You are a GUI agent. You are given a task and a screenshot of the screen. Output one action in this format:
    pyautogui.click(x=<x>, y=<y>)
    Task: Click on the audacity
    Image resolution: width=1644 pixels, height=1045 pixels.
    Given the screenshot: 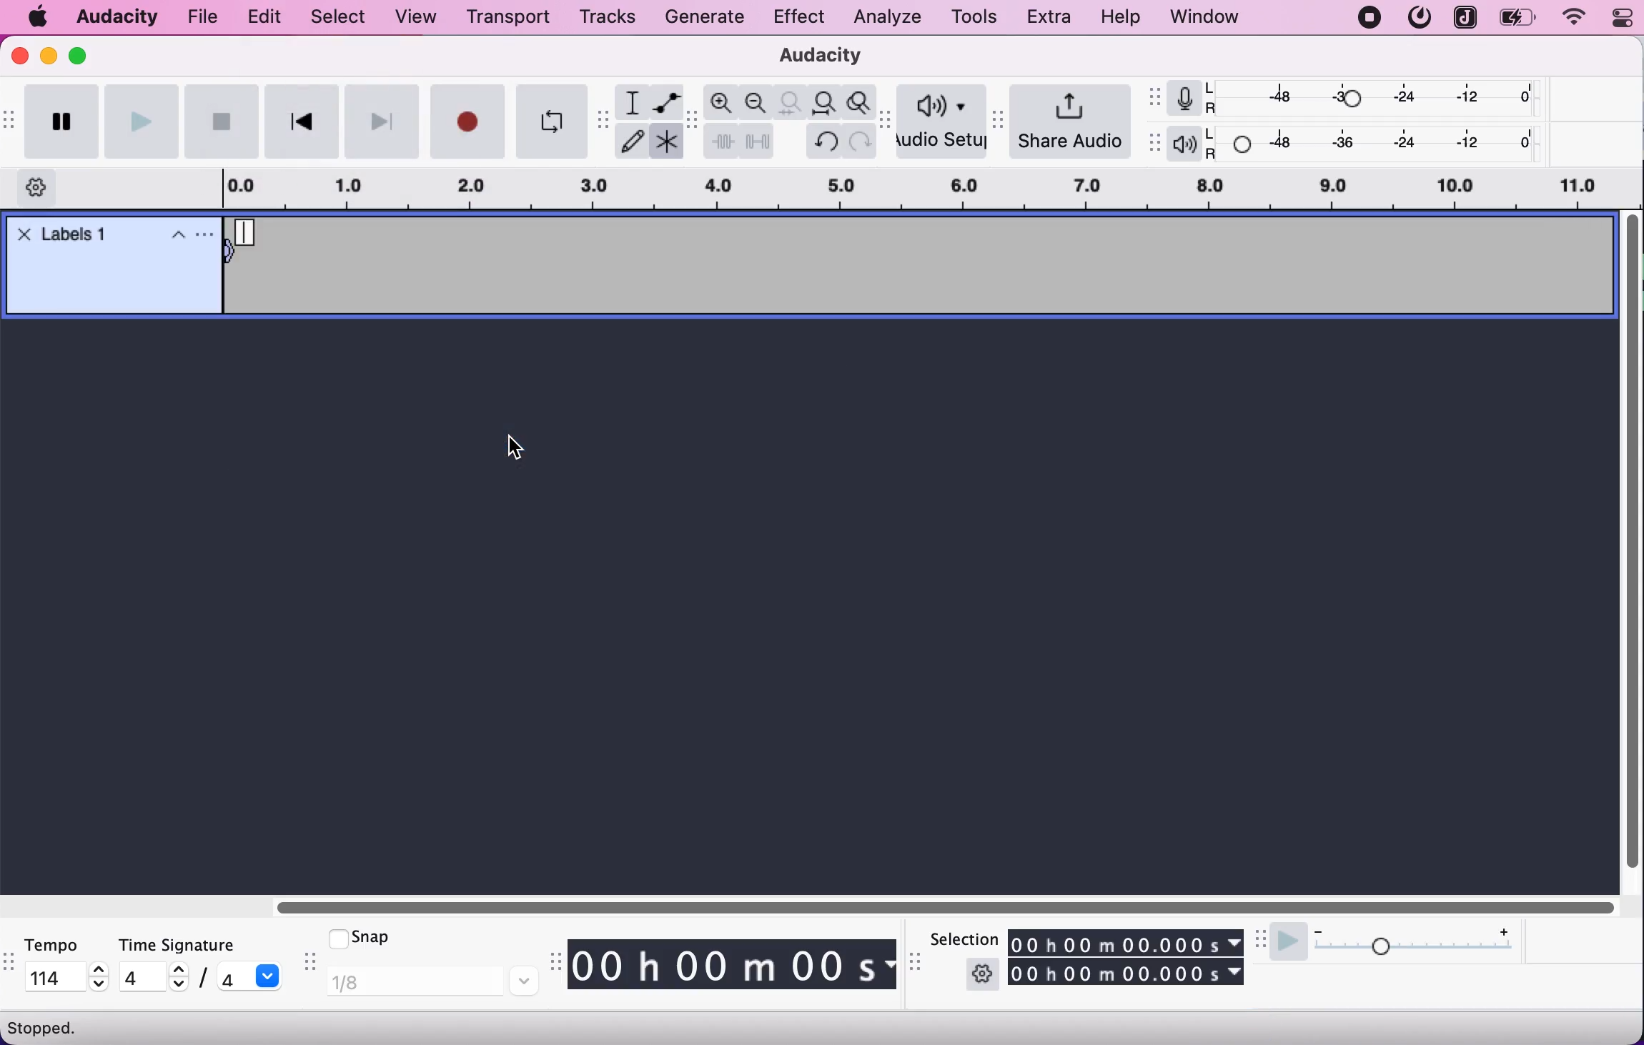 What is the action you would take?
    pyautogui.click(x=118, y=17)
    